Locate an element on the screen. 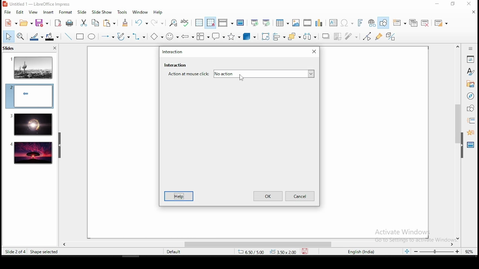 Image resolution: width=479 pixels, height=269 pixels. animation is located at coordinates (470, 132).